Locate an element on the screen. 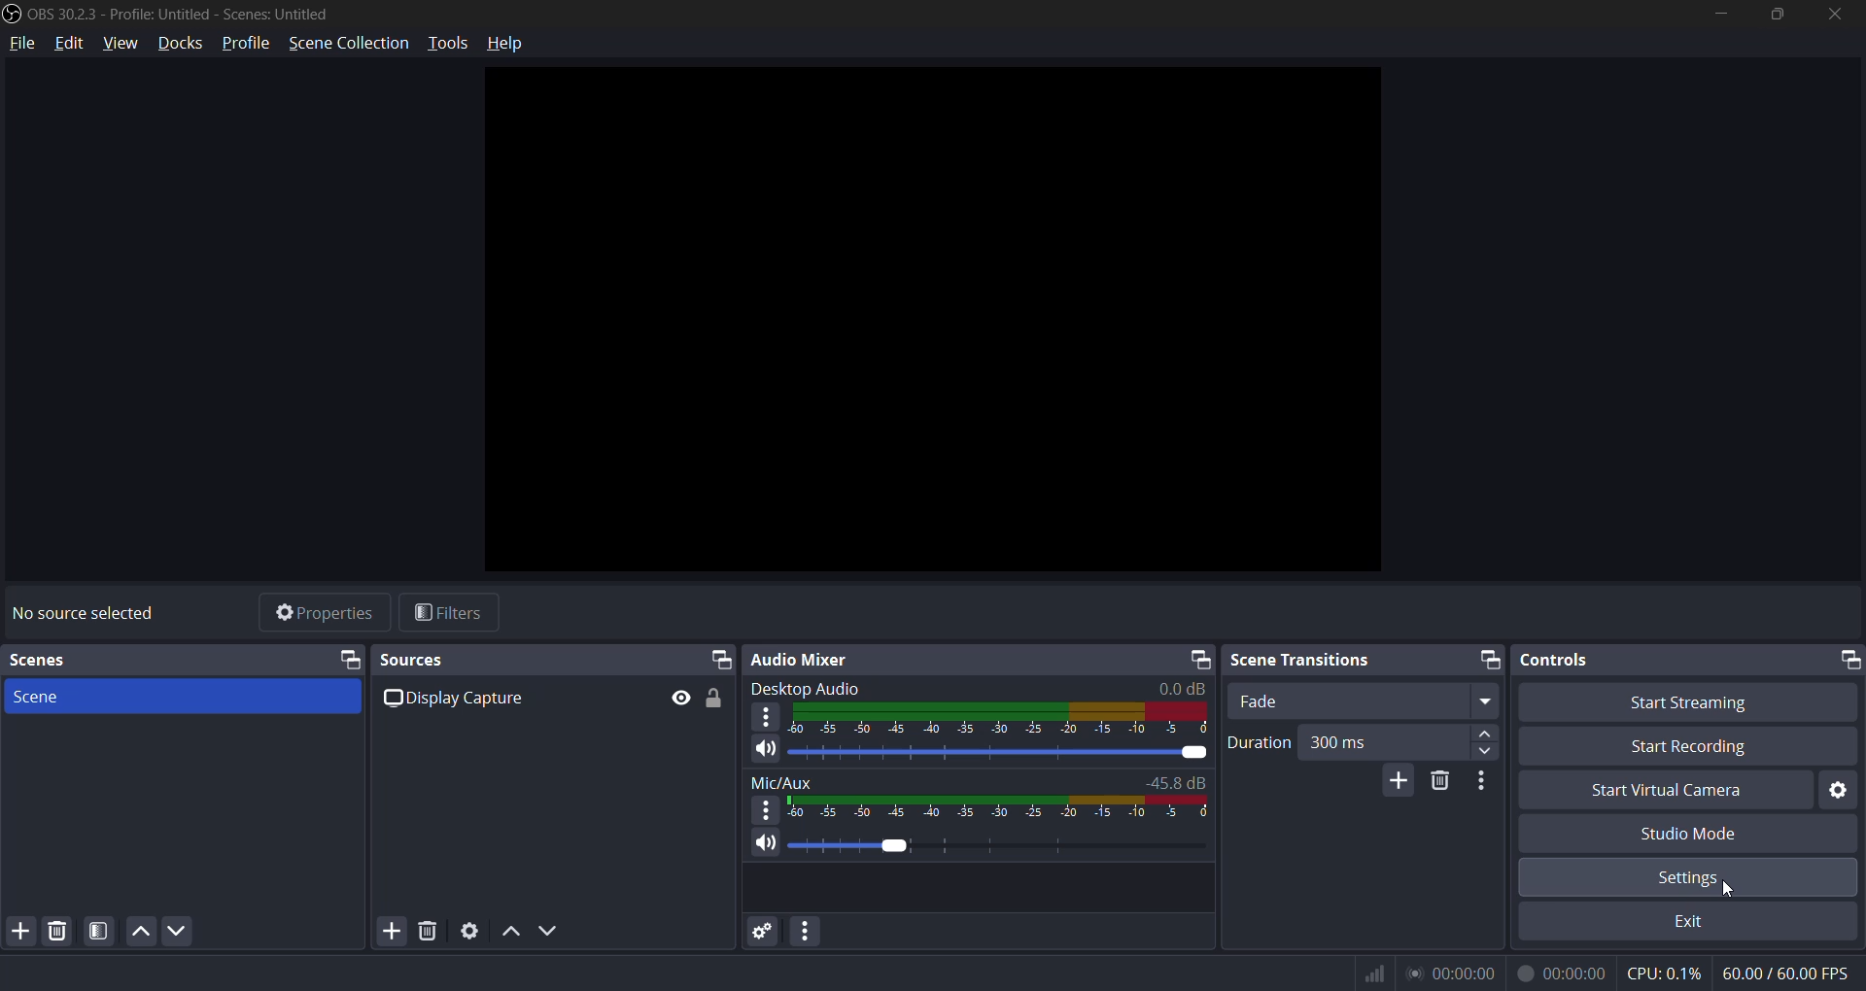 The height and width of the screenshot is (991, 1866). audio mixer menu is located at coordinates (812, 930).